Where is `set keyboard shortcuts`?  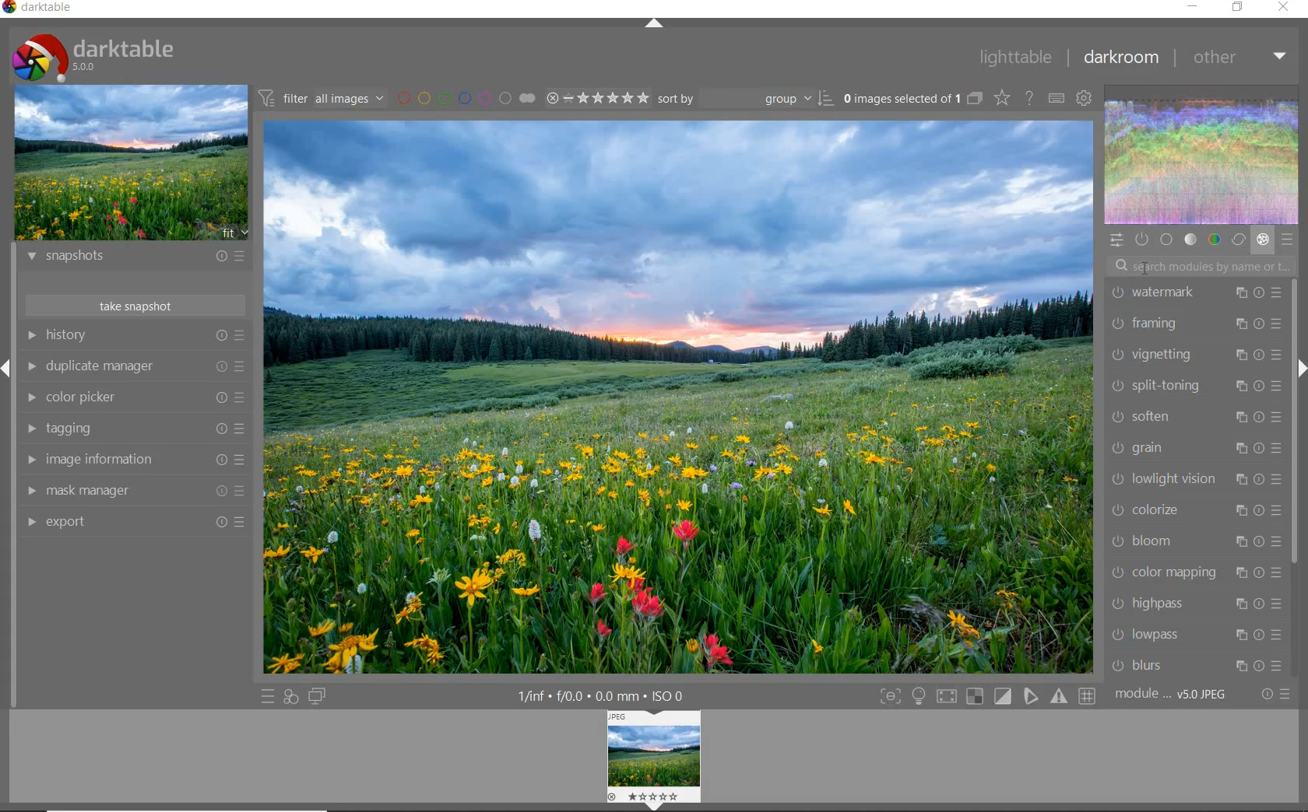 set keyboard shortcuts is located at coordinates (1057, 100).